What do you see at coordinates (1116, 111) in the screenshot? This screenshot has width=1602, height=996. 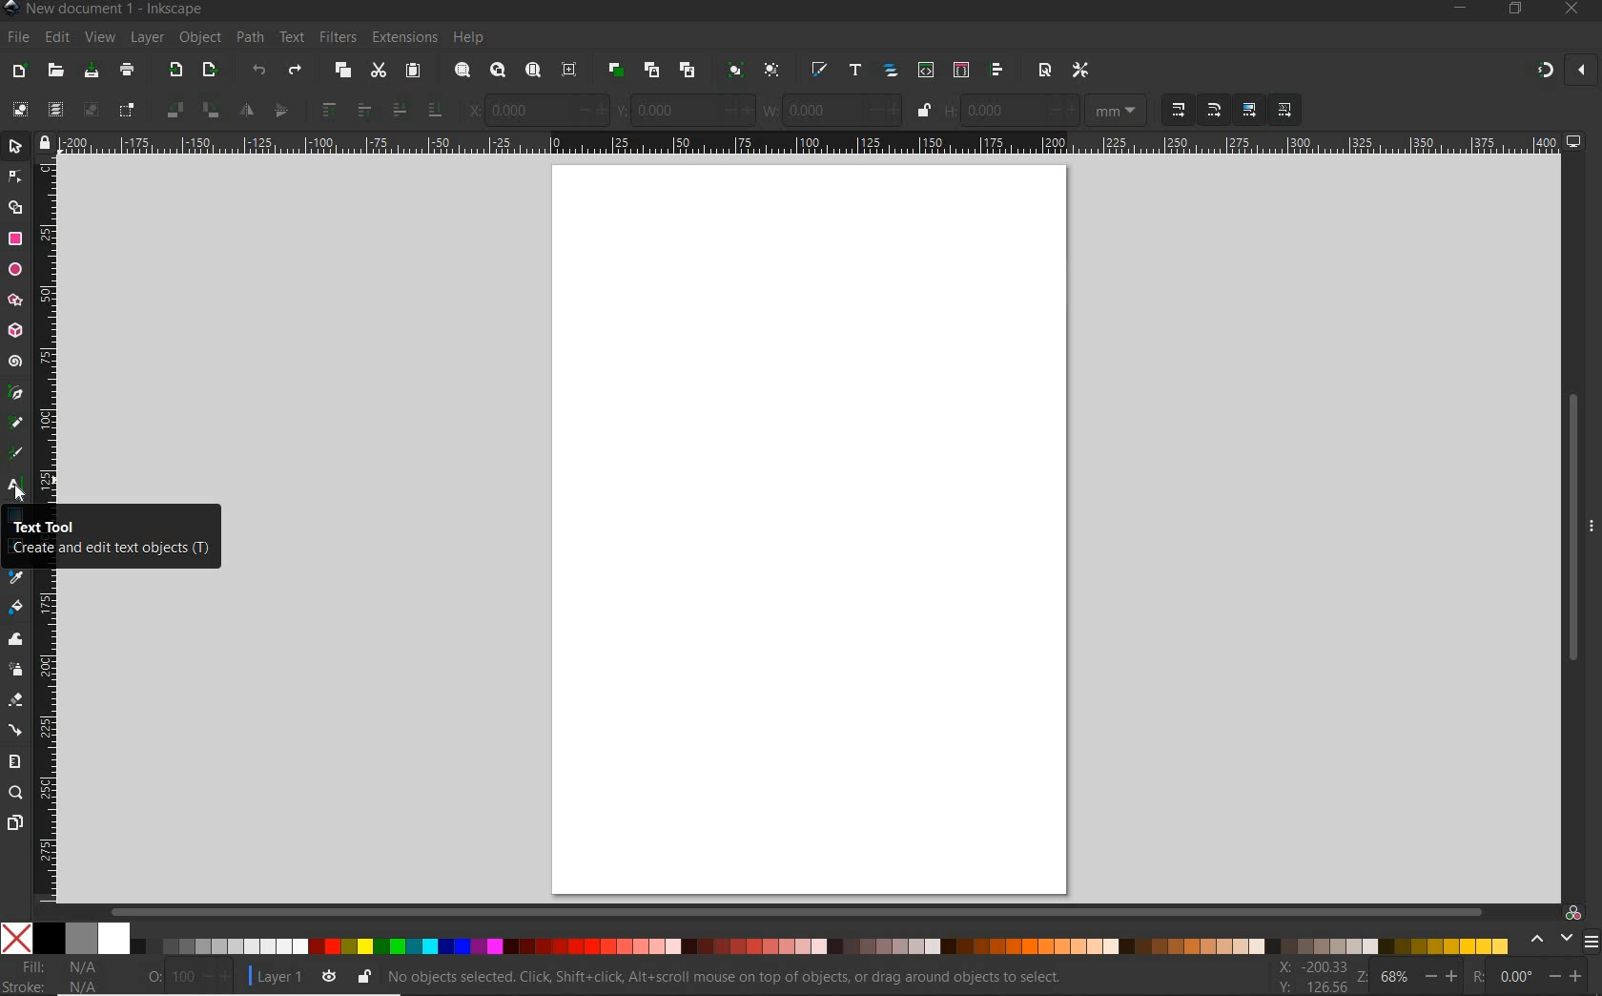 I see `measurement` at bounding box center [1116, 111].